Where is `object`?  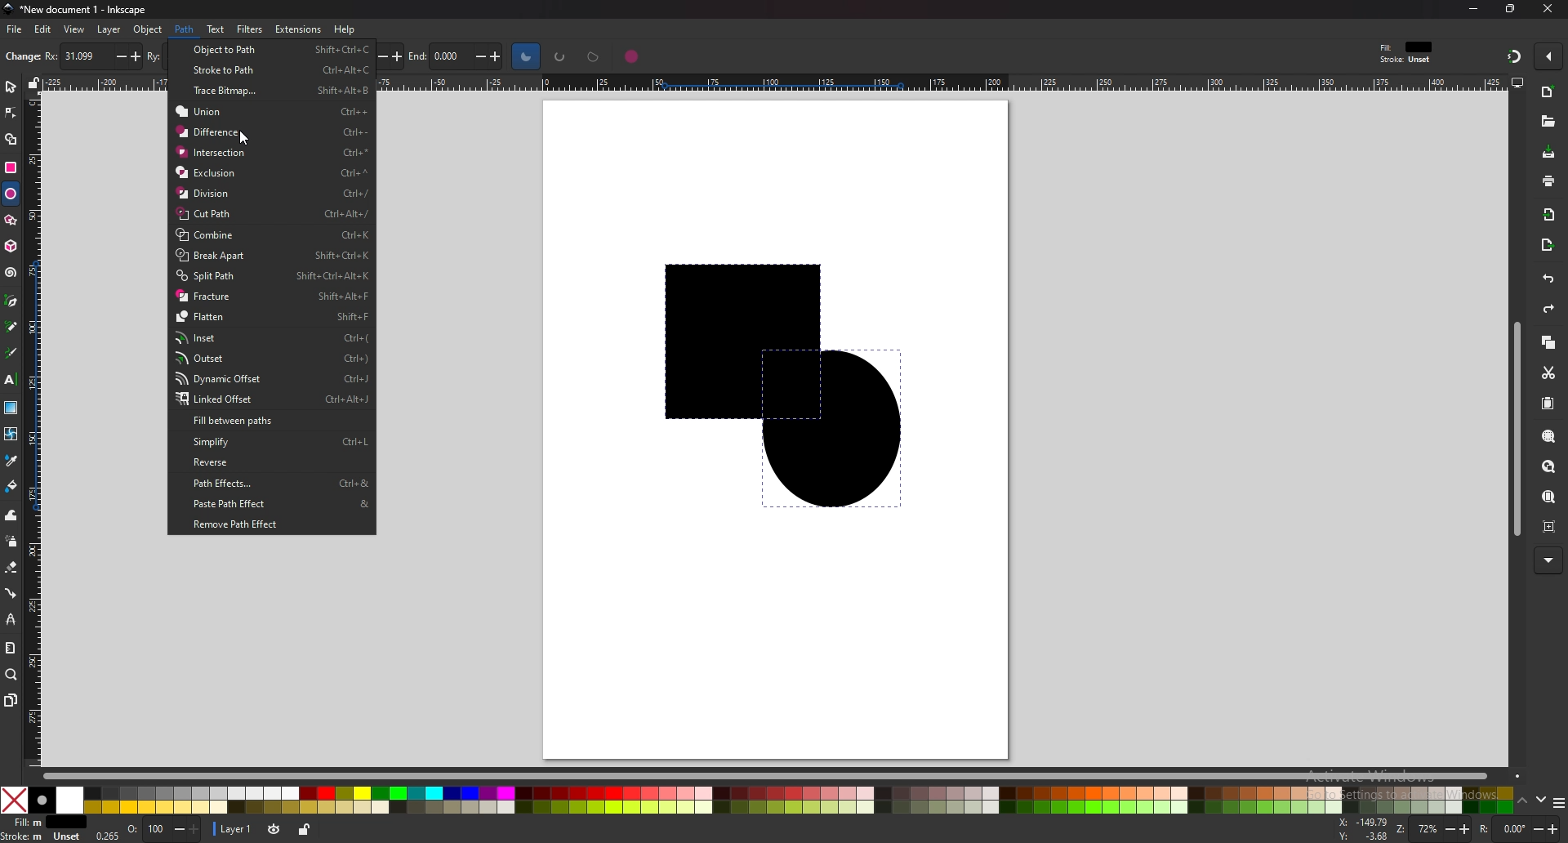
object is located at coordinates (148, 29).